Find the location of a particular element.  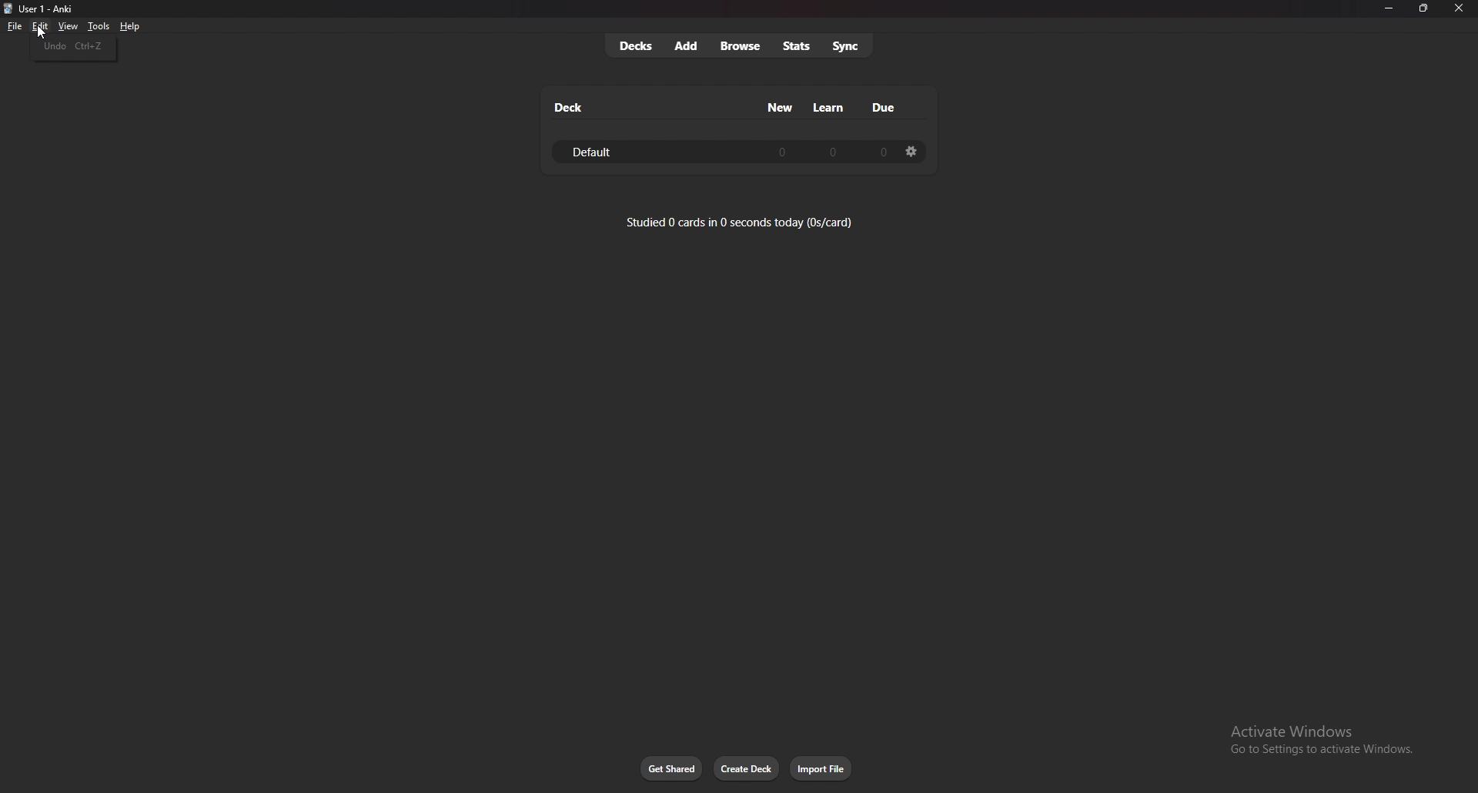

sync is located at coordinates (846, 47).